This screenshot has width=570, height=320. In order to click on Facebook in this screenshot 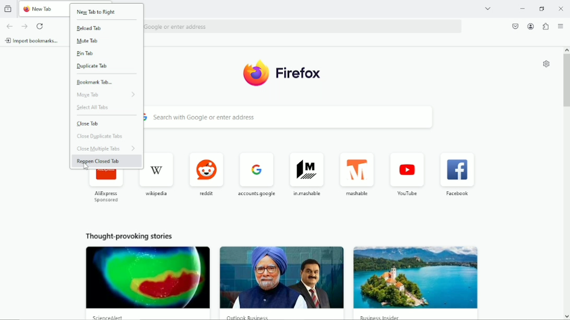, I will do `click(457, 176)`.